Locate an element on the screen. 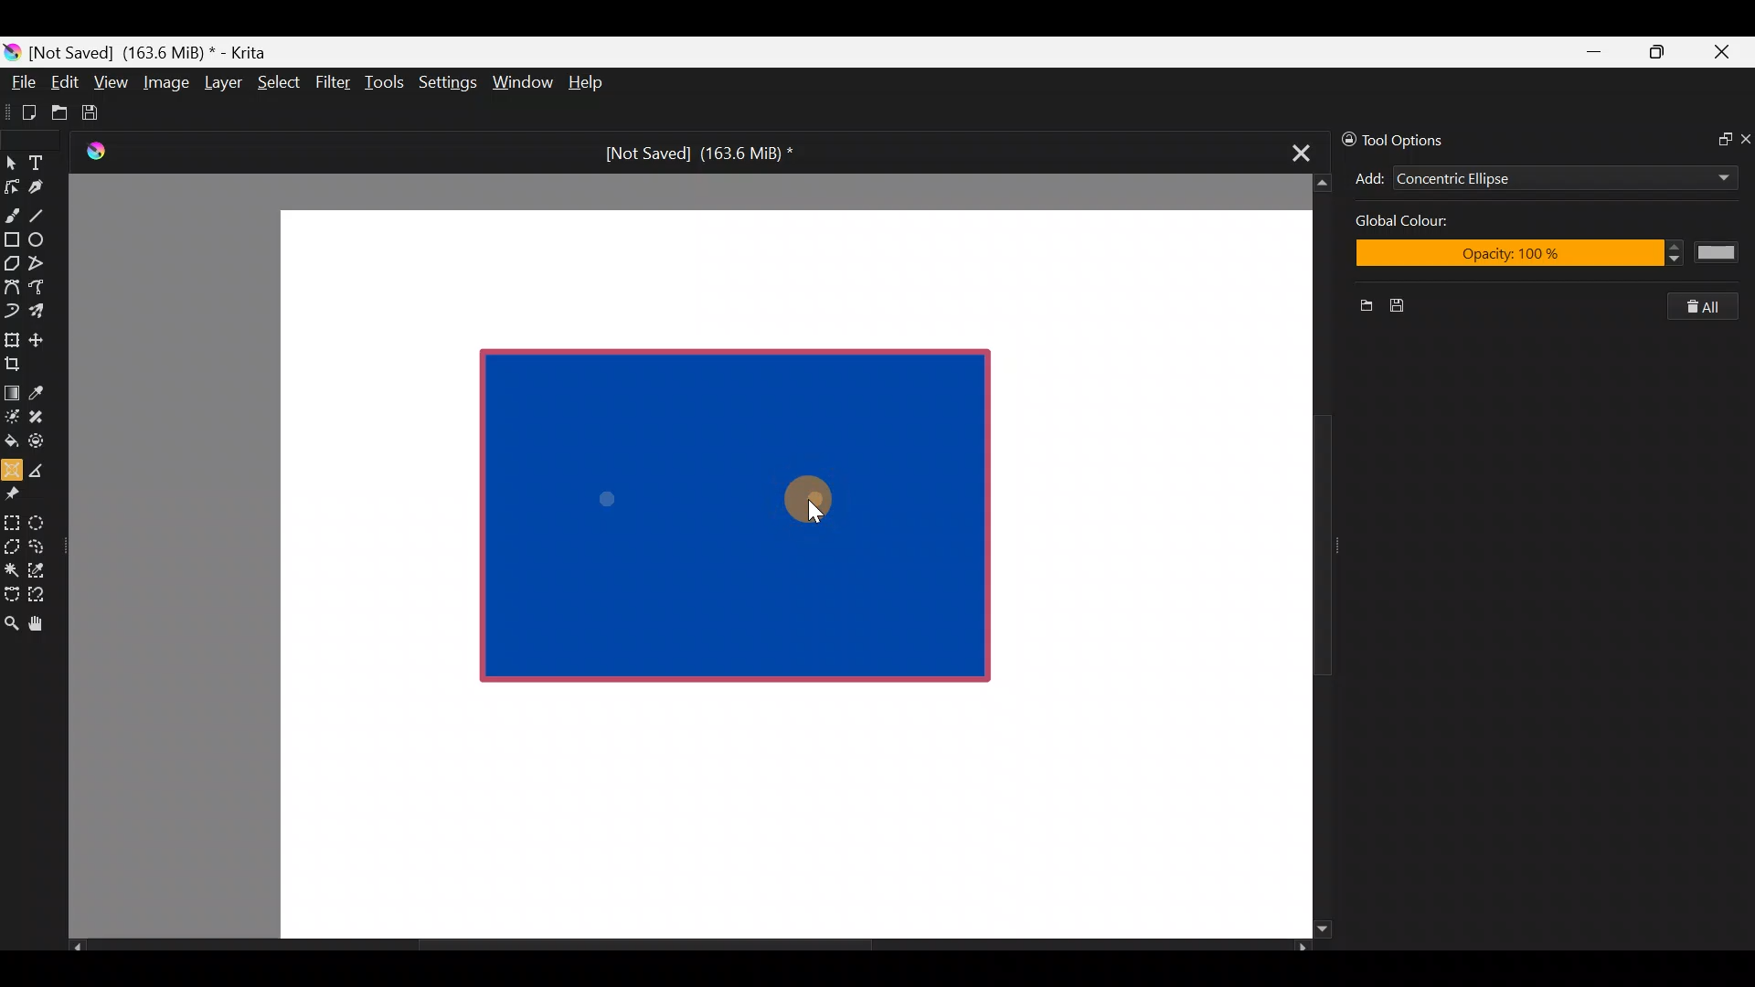  Rectangular selection tool is located at coordinates (16, 519).